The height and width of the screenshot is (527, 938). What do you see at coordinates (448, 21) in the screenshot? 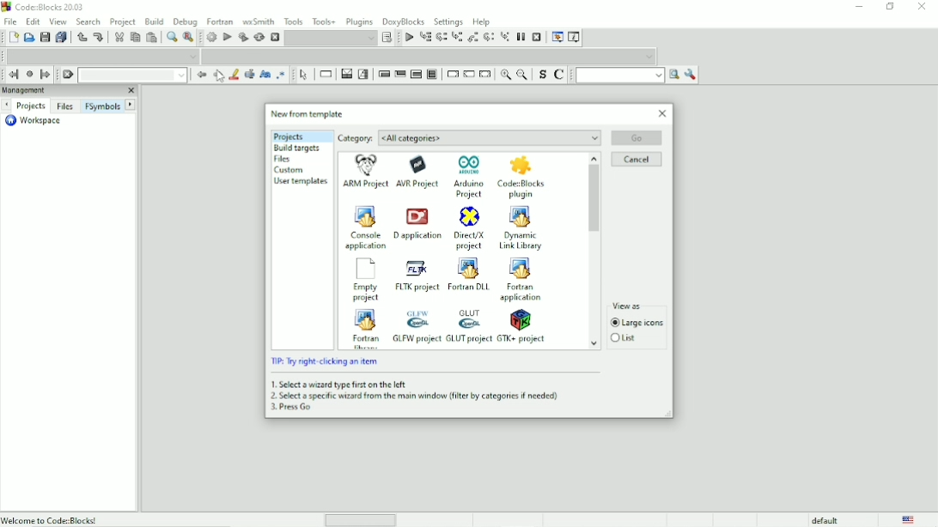
I see `Settings` at bounding box center [448, 21].